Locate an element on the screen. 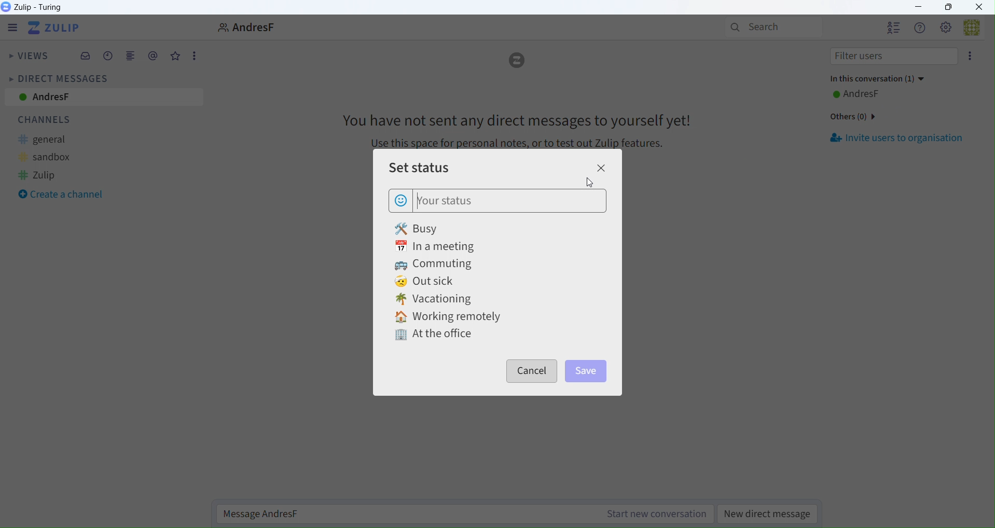 The height and width of the screenshot is (528, 995). Out sick is located at coordinates (426, 282).